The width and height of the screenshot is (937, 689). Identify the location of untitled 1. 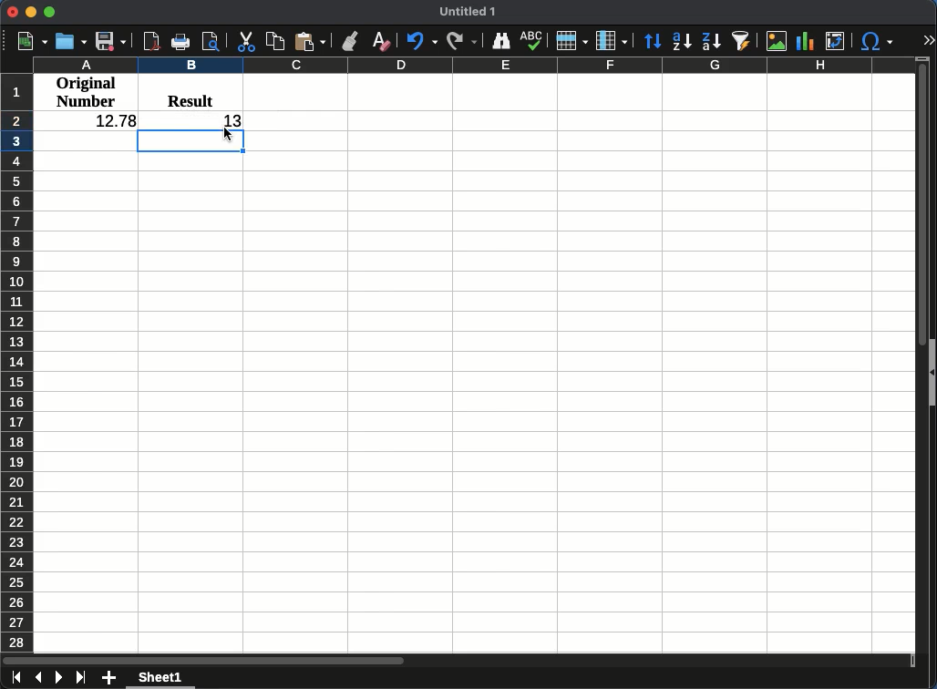
(469, 11).